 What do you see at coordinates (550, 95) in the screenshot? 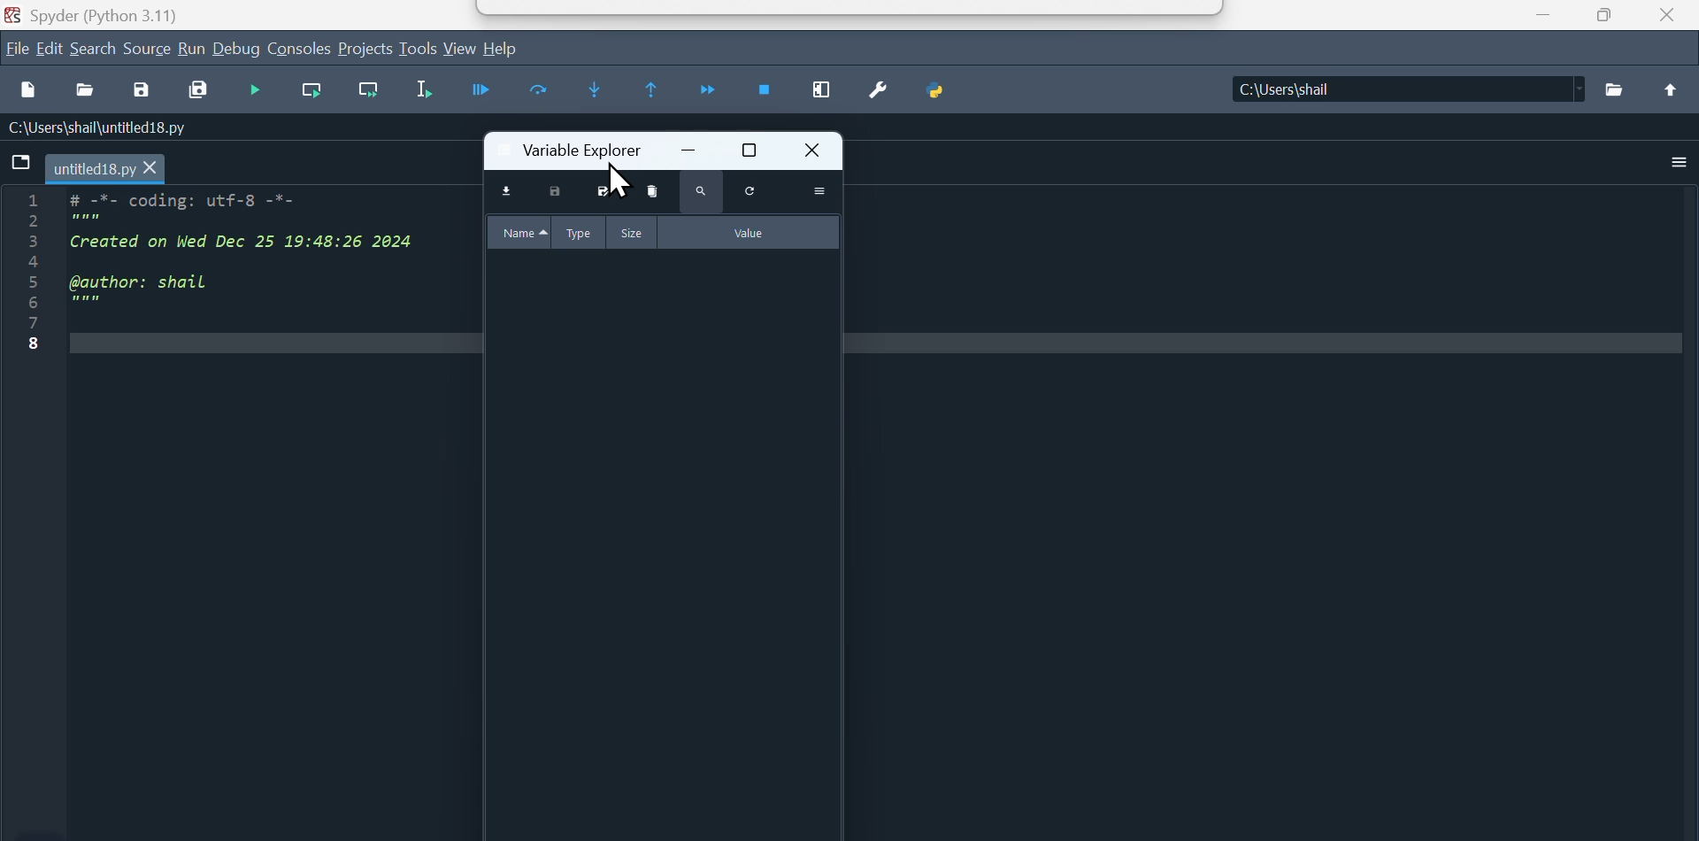
I see `Run Current Line` at bounding box center [550, 95].